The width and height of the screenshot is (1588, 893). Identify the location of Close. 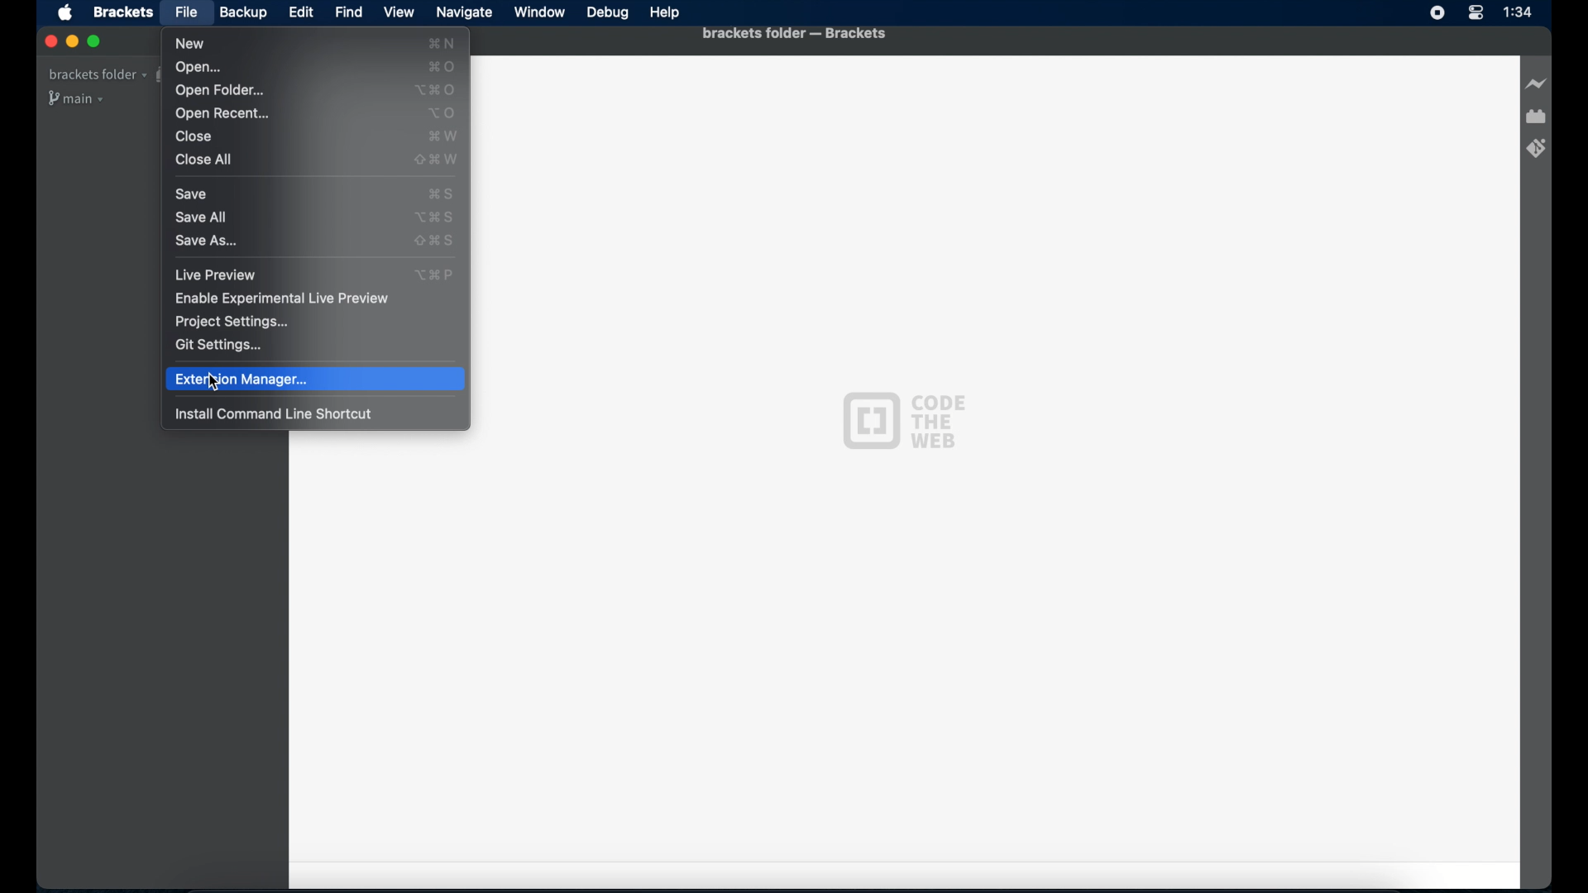
(194, 136).